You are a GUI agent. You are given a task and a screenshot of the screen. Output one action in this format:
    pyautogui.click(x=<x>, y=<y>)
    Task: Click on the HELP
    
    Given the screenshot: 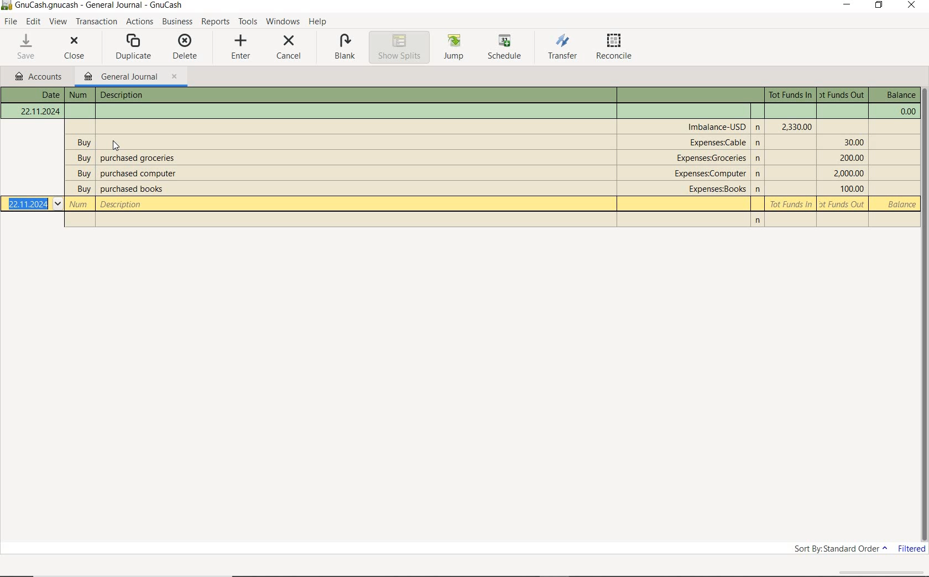 What is the action you would take?
    pyautogui.click(x=319, y=22)
    